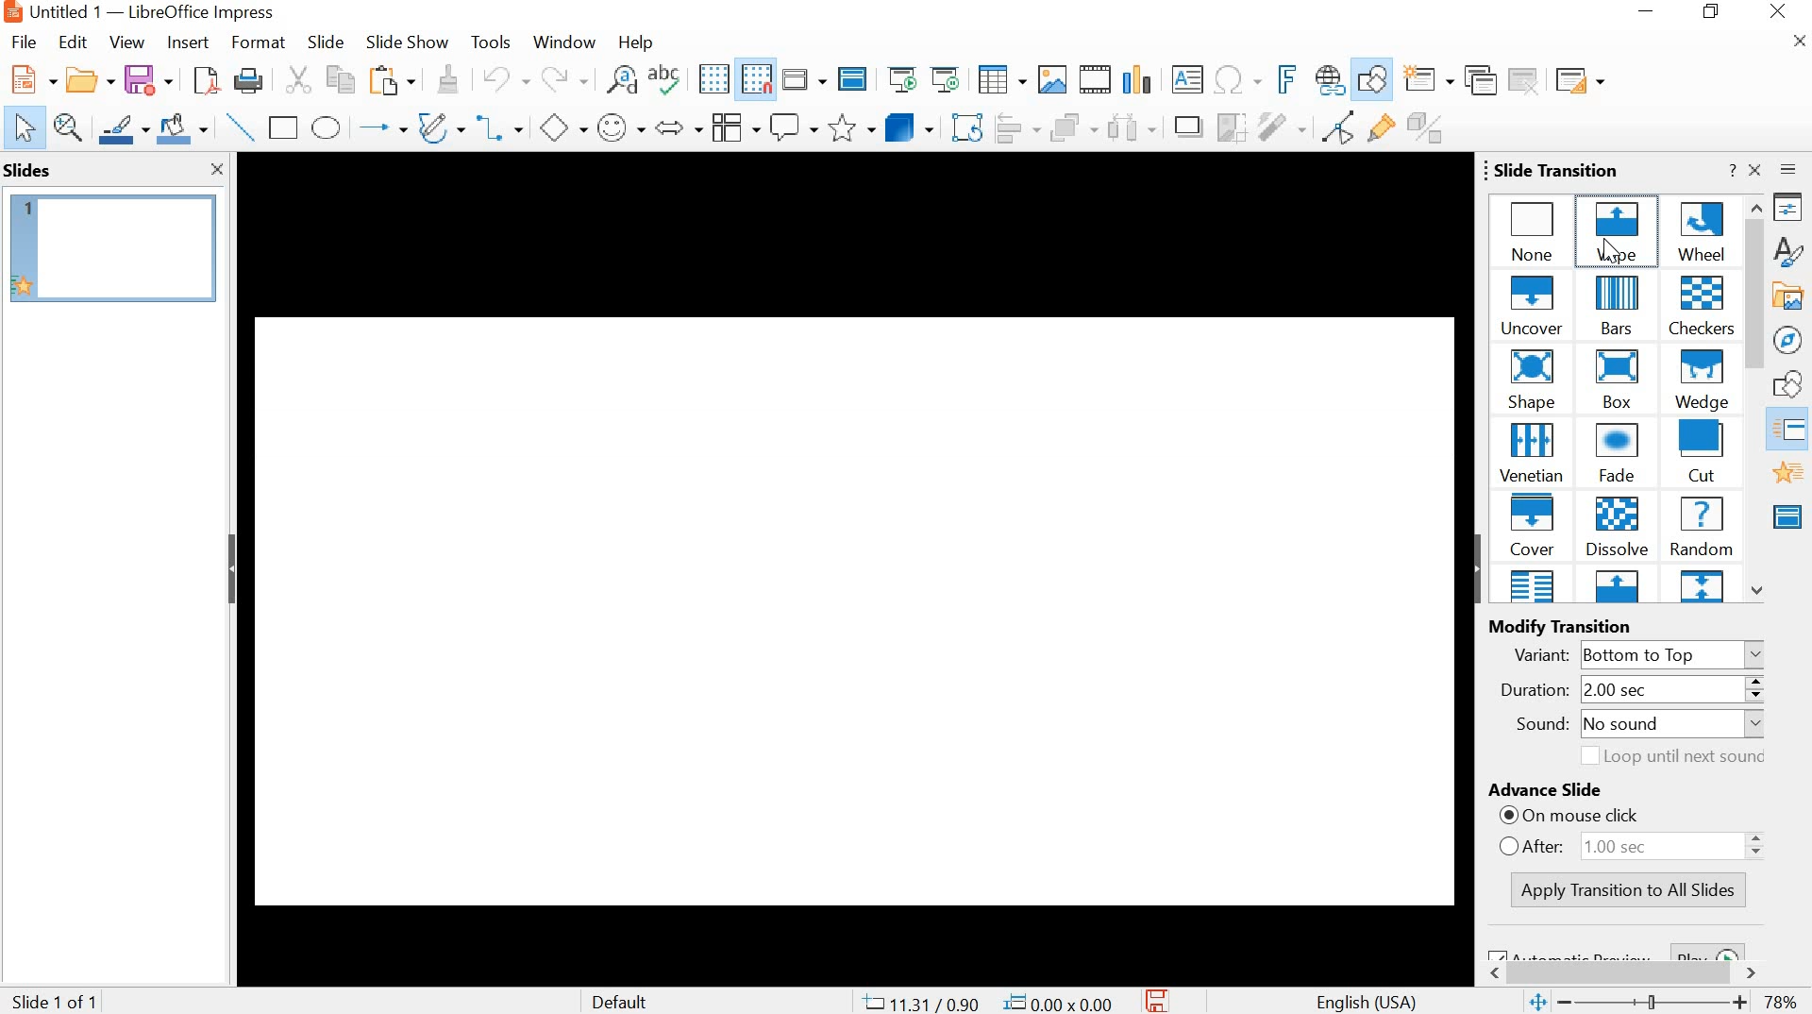 The image size is (1812, 1014). What do you see at coordinates (1621, 970) in the screenshot?
I see `scrollbar` at bounding box center [1621, 970].